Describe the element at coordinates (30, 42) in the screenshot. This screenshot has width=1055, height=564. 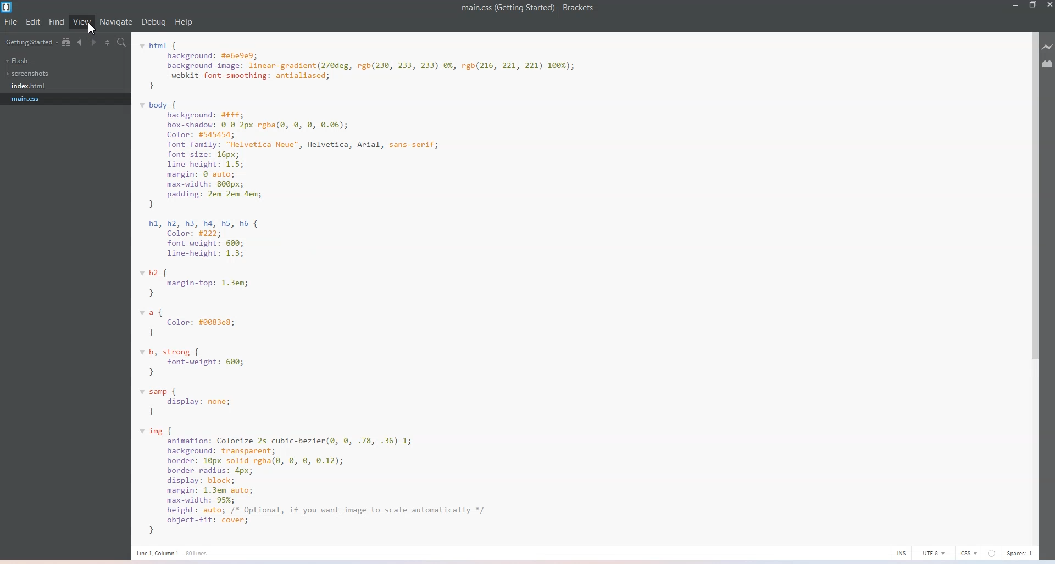
I see `Getting Started` at that location.